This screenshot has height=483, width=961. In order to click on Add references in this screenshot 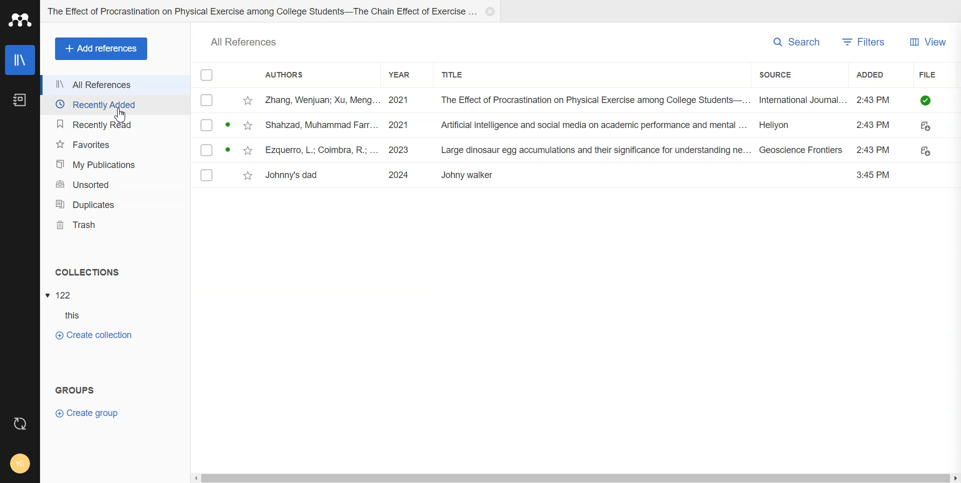, I will do `click(103, 49)`.